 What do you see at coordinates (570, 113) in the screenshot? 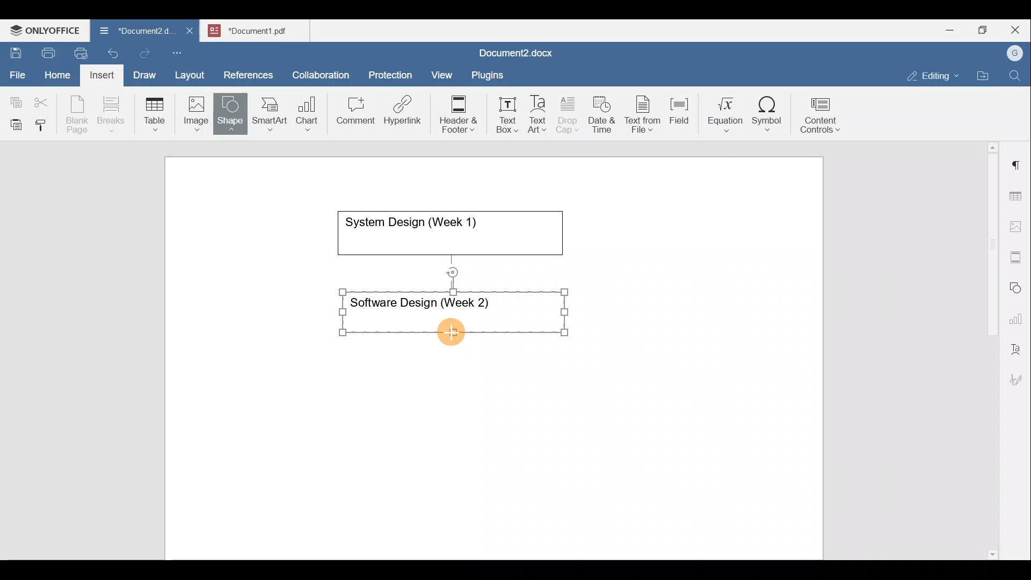
I see `Drop cap` at bounding box center [570, 113].